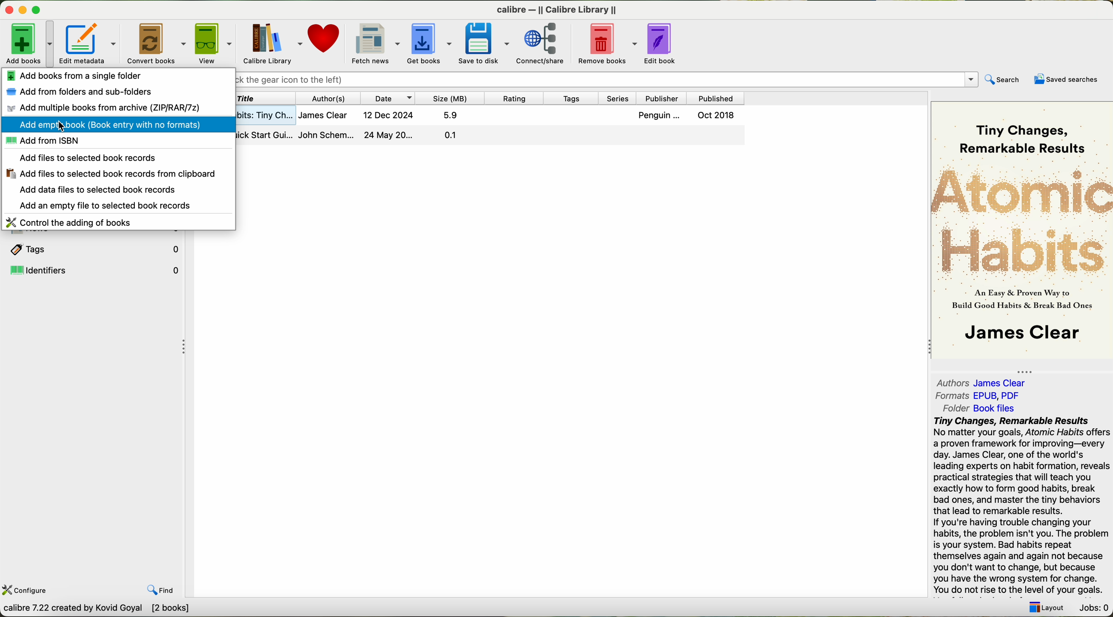  I want to click on search bar, so click(609, 81).